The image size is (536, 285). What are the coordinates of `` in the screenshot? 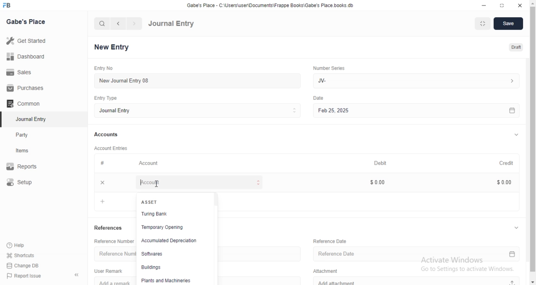 It's located at (322, 98).